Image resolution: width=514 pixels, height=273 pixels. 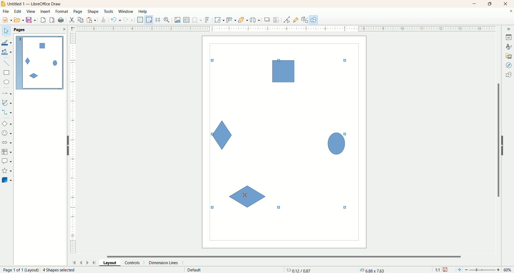 What do you see at coordinates (7, 112) in the screenshot?
I see `connectors` at bounding box center [7, 112].